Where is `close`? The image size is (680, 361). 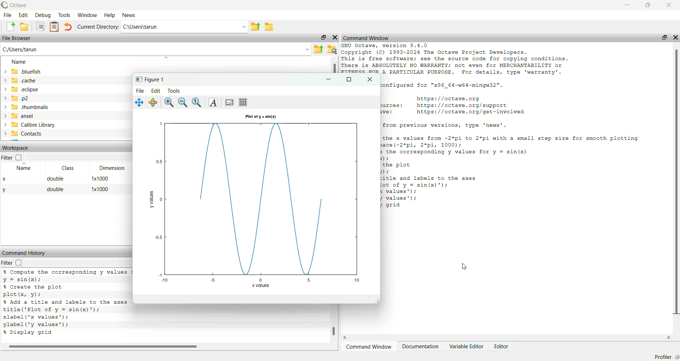 close is located at coordinates (335, 38).